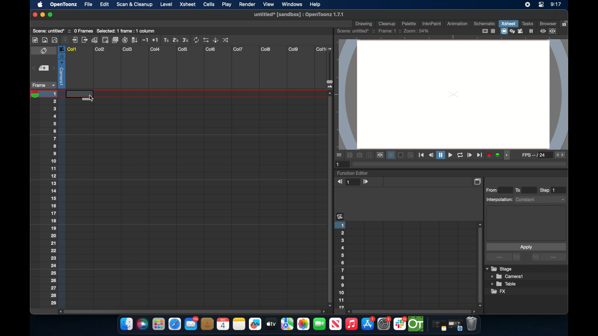  What do you see at coordinates (131, 40) in the screenshot?
I see `more tools` at bounding box center [131, 40].